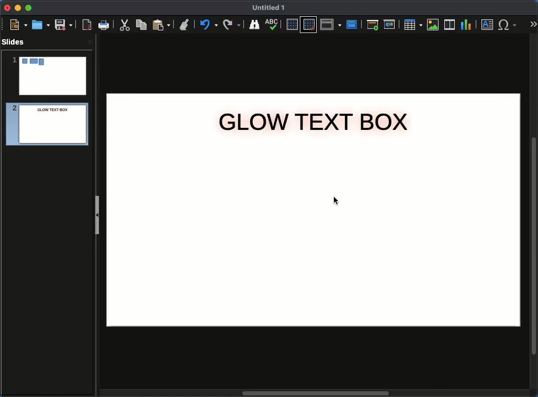 The height and width of the screenshot is (397, 538). Describe the element at coordinates (466, 25) in the screenshot. I see `Chart` at that location.